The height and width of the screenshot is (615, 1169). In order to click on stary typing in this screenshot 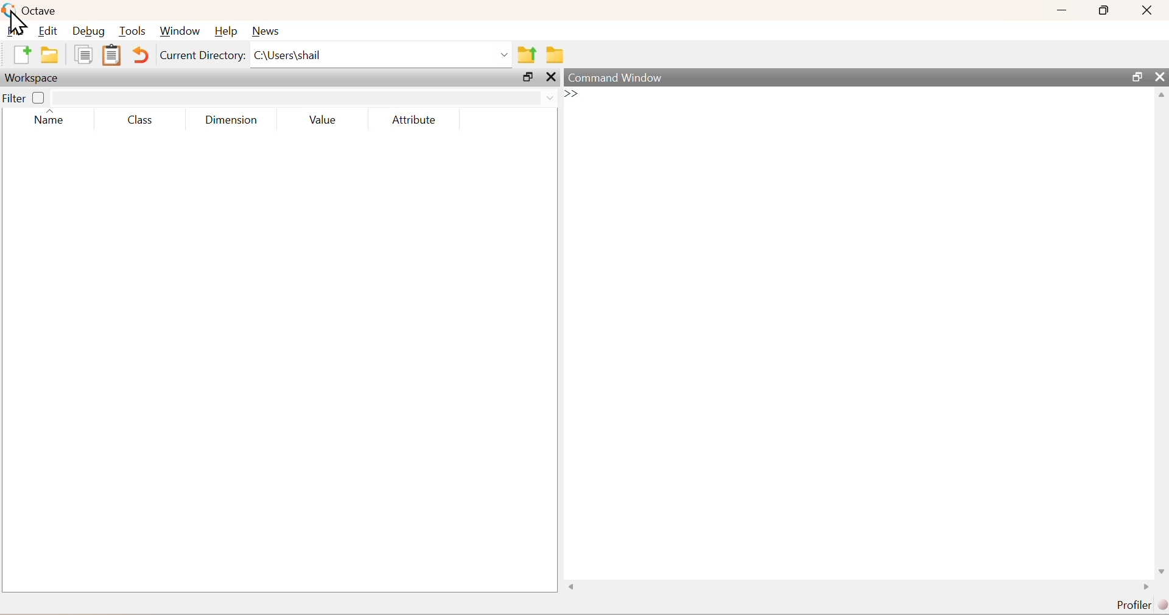, I will do `click(576, 94)`.